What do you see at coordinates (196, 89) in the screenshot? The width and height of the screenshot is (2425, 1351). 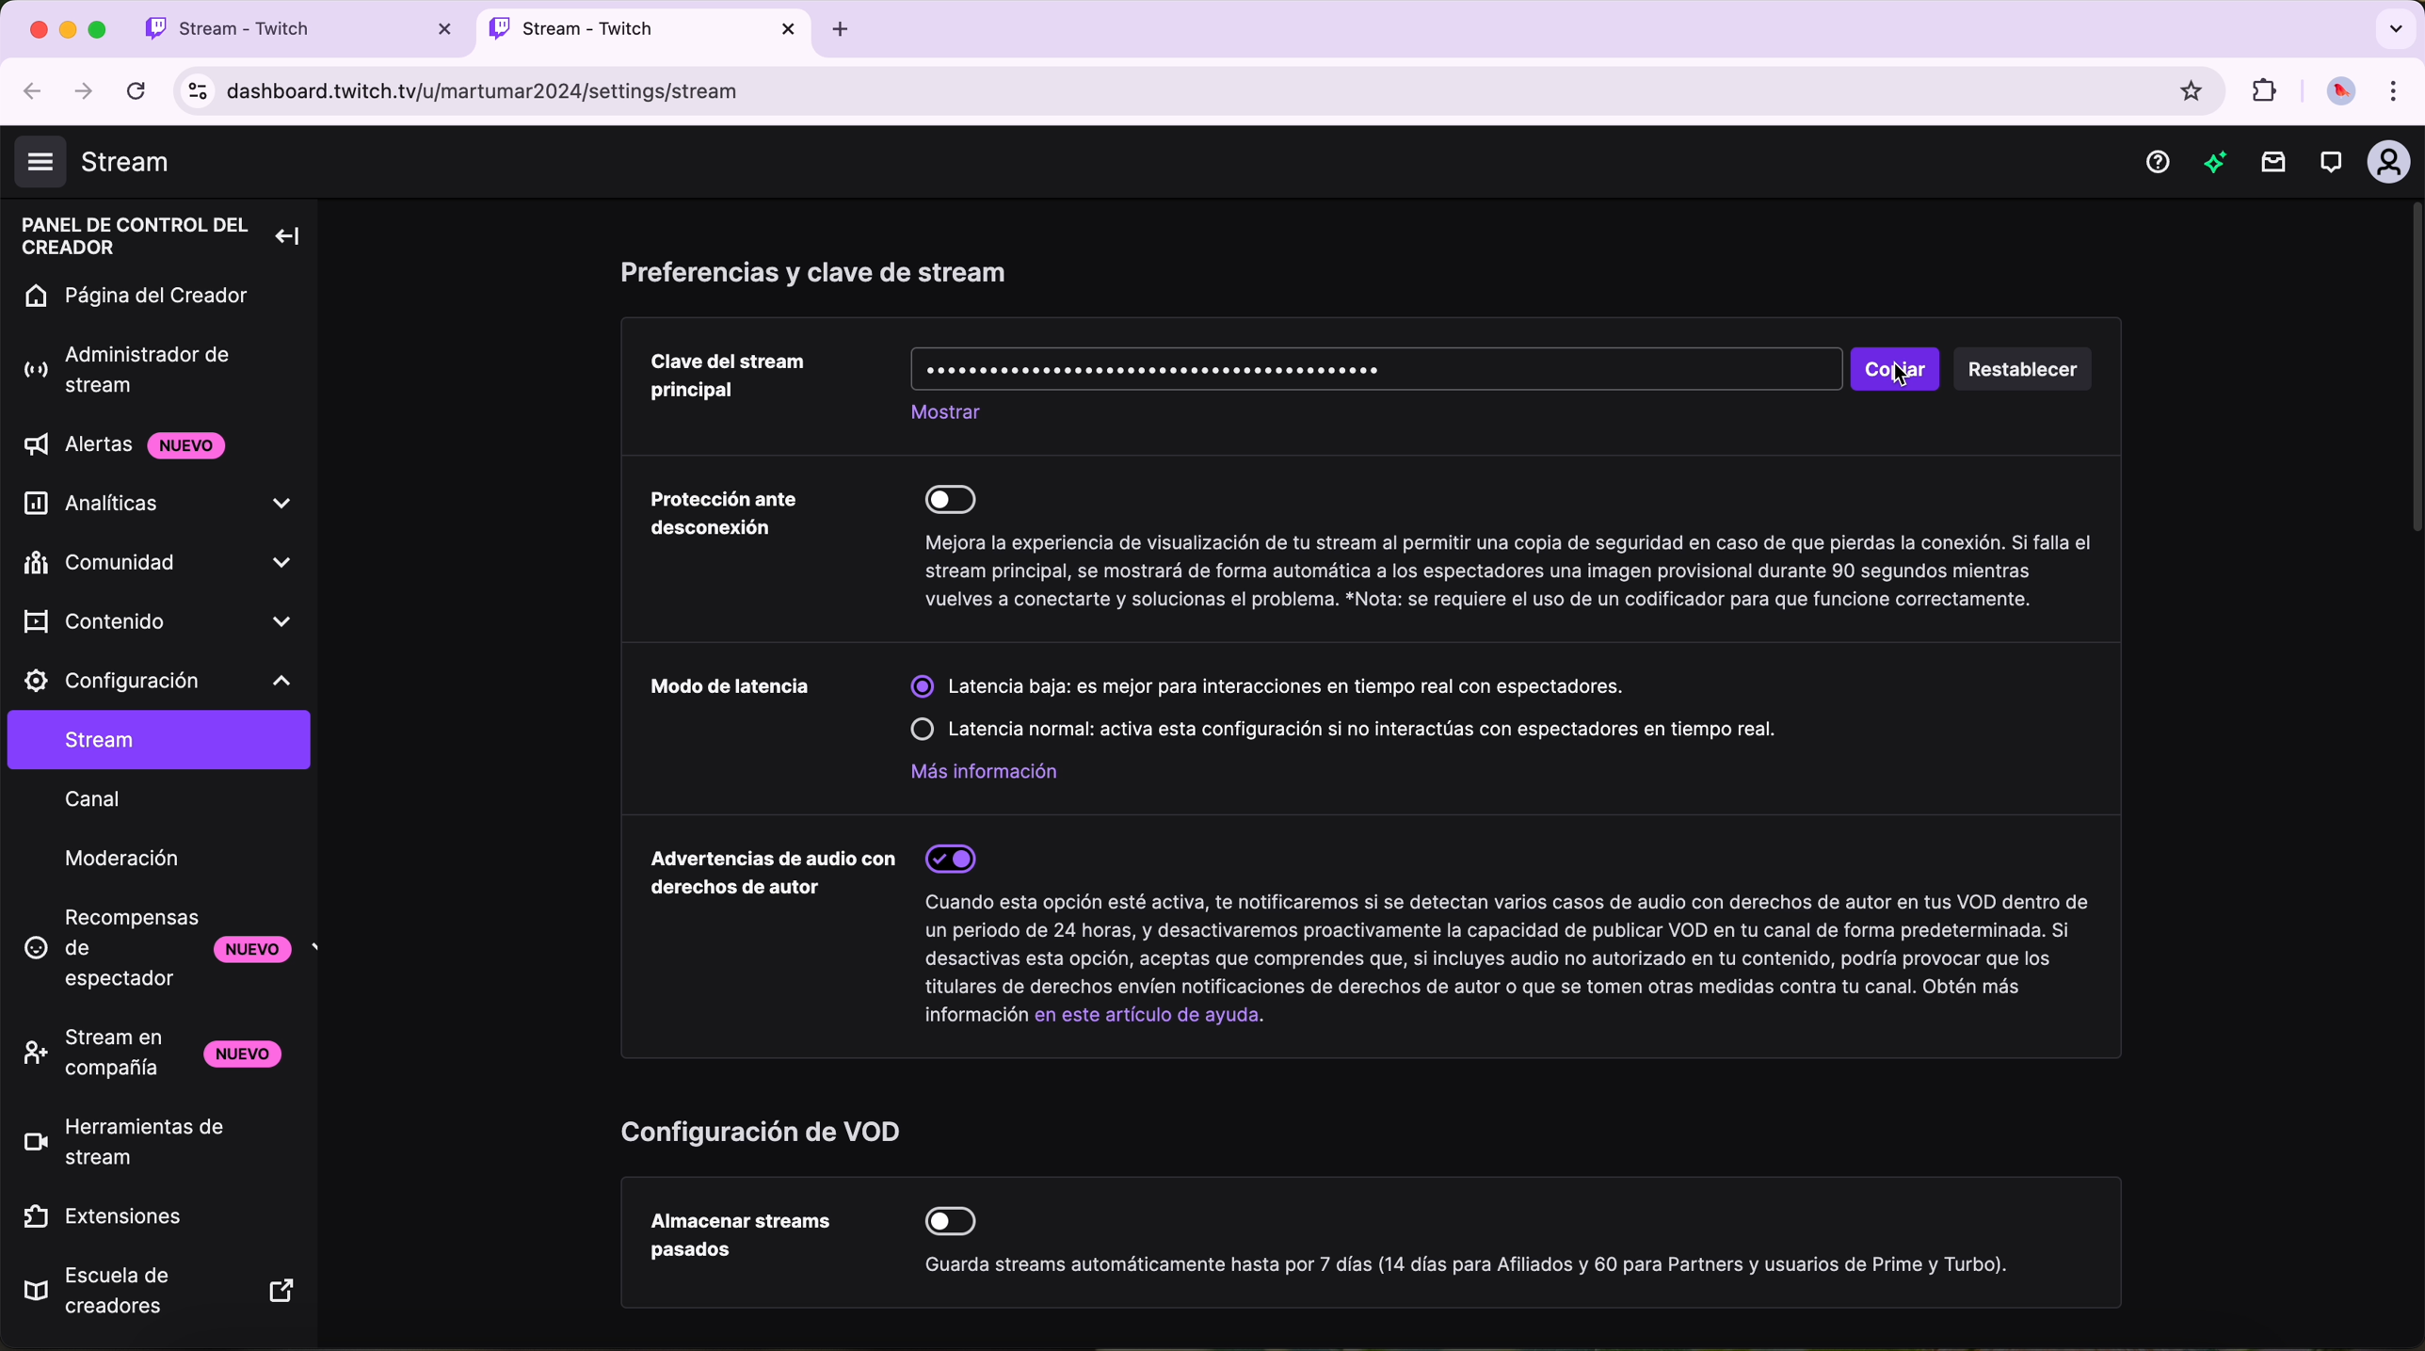 I see `controls` at bounding box center [196, 89].